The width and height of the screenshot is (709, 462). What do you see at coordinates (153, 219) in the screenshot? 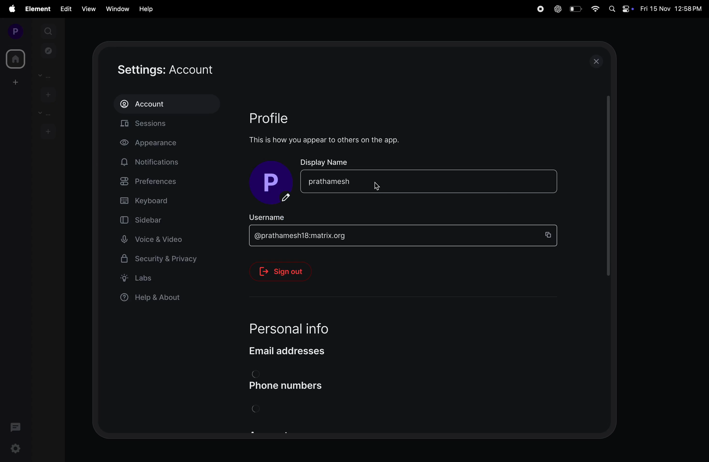
I see `sidebar` at bounding box center [153, 219].